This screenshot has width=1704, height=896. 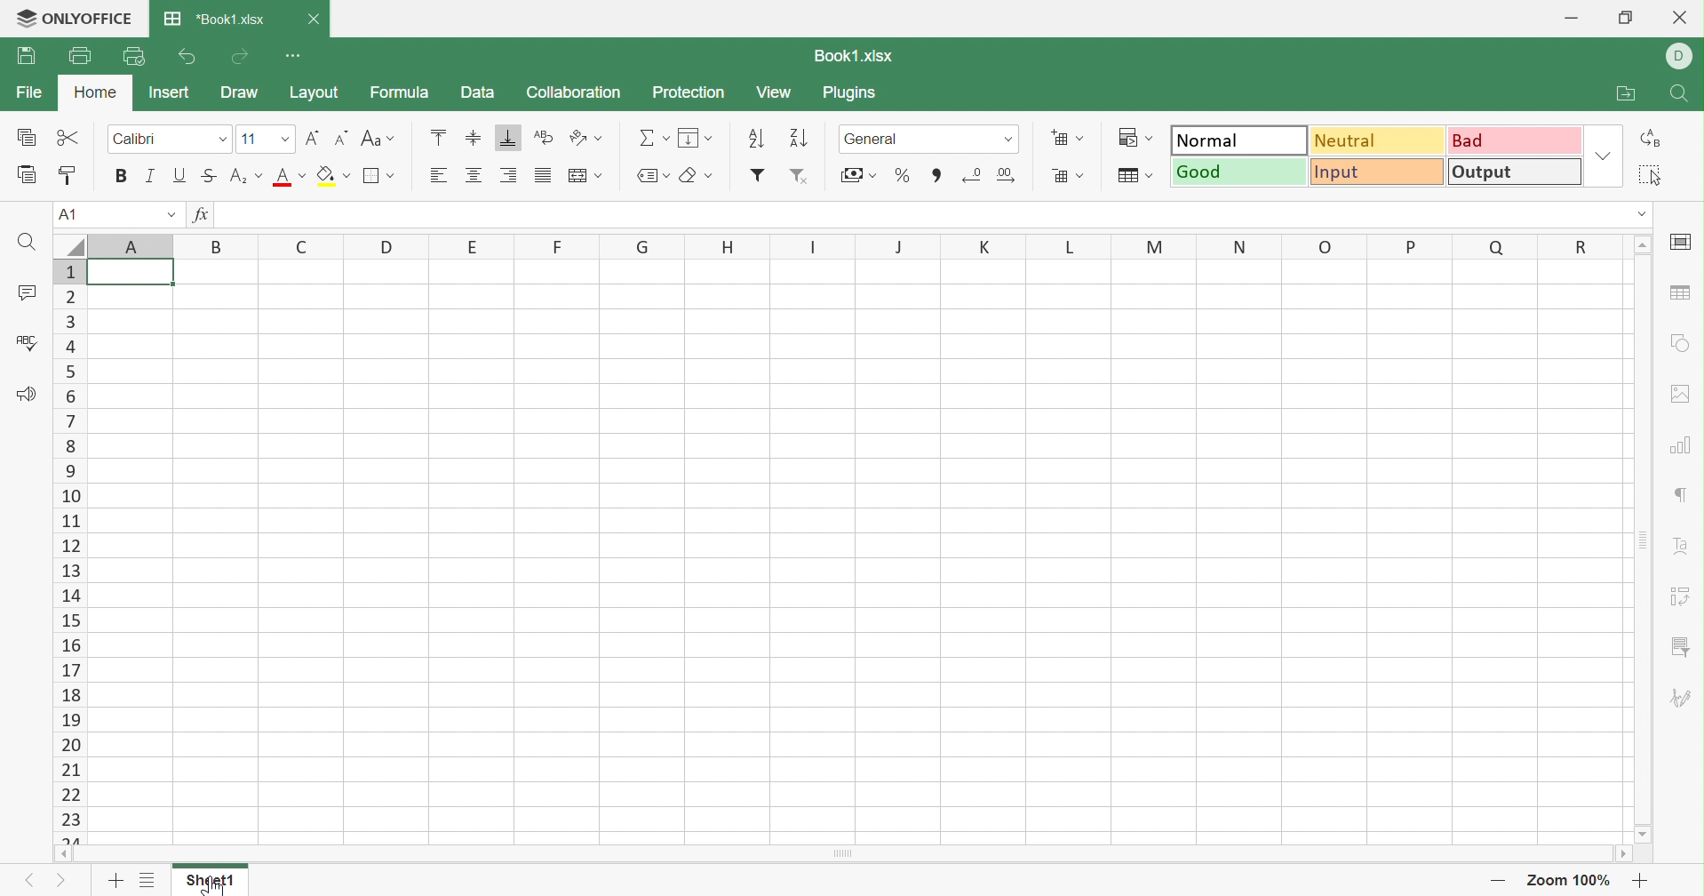 What do you see at coordinates (936, 174) in the screenshot?
I see `Comma style` at bounding box center [936, 174].